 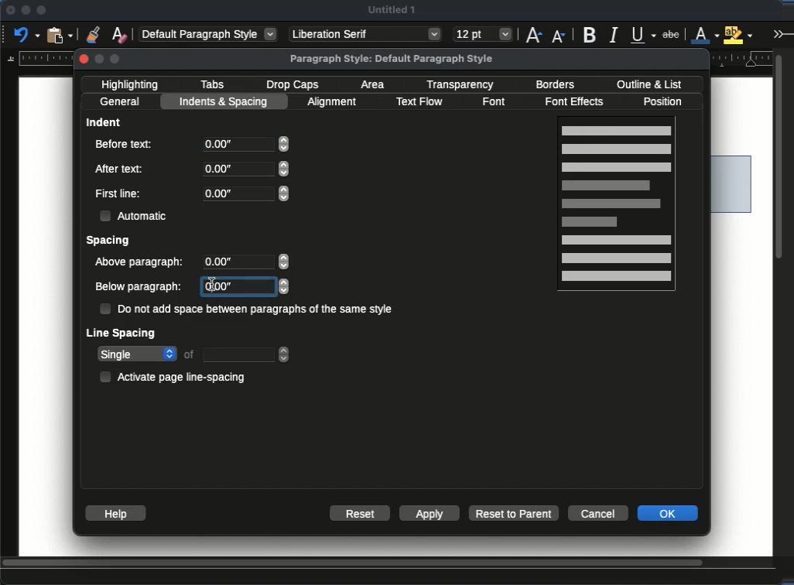 What do you see at coordinates (122, 335) in the screenshot?
I see `line spacing` at bounding box center [122, 335].